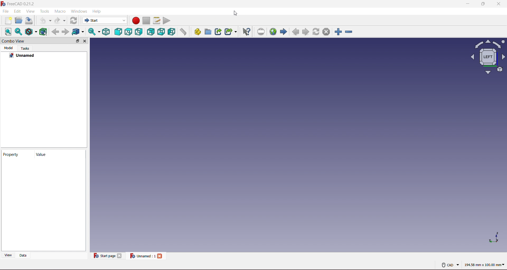  What do you see at coordinates (483, 3) in the screenshot?
I see `Maximize` at bounding box center [483, 3].